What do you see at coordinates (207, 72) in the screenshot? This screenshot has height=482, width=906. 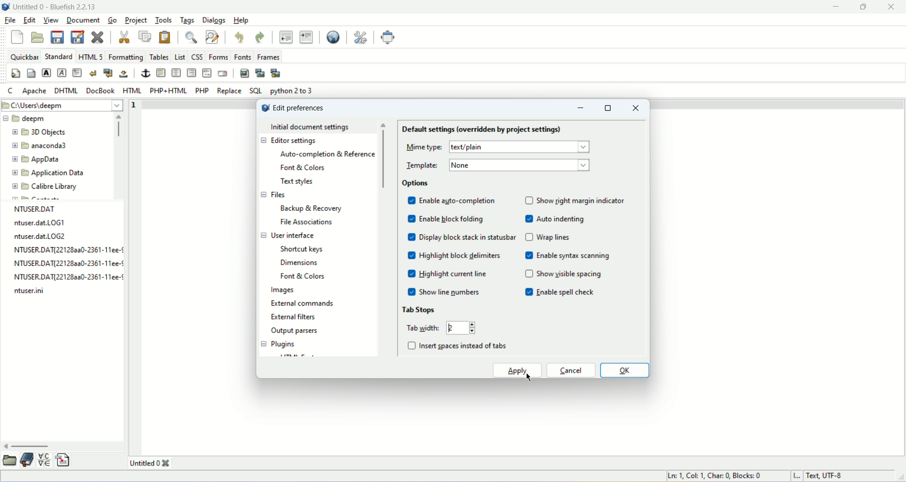 I see `HTML comment` at bounding box center [207, 72].